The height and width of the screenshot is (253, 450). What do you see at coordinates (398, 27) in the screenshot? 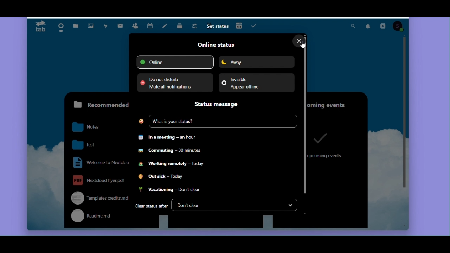
I see `Account icon` at bounding box center [398, 27].